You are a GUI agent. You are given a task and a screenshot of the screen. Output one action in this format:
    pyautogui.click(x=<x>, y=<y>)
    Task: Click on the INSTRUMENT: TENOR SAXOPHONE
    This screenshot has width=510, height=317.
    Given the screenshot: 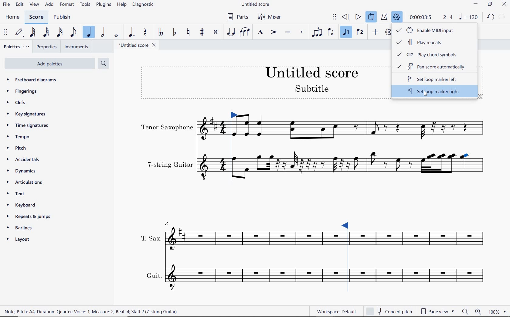 What is the action you would take?
    pyautogui.click(x=181, y=127)
    